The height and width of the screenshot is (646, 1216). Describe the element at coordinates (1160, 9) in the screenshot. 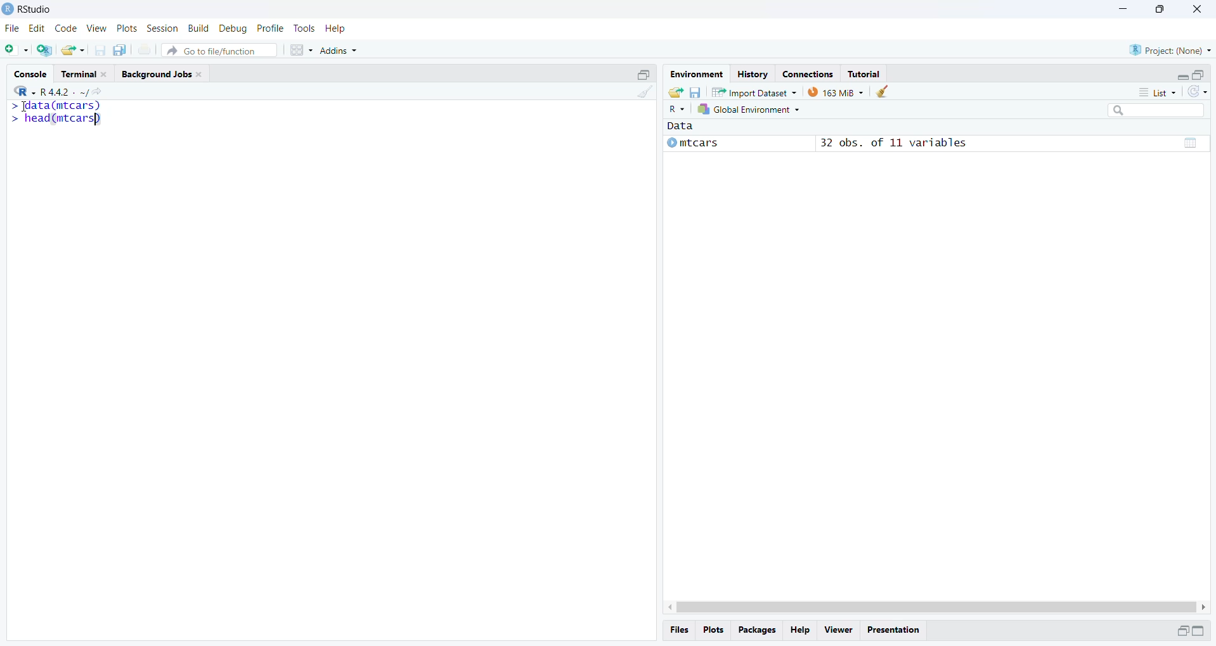

I see `maximise` at that location.